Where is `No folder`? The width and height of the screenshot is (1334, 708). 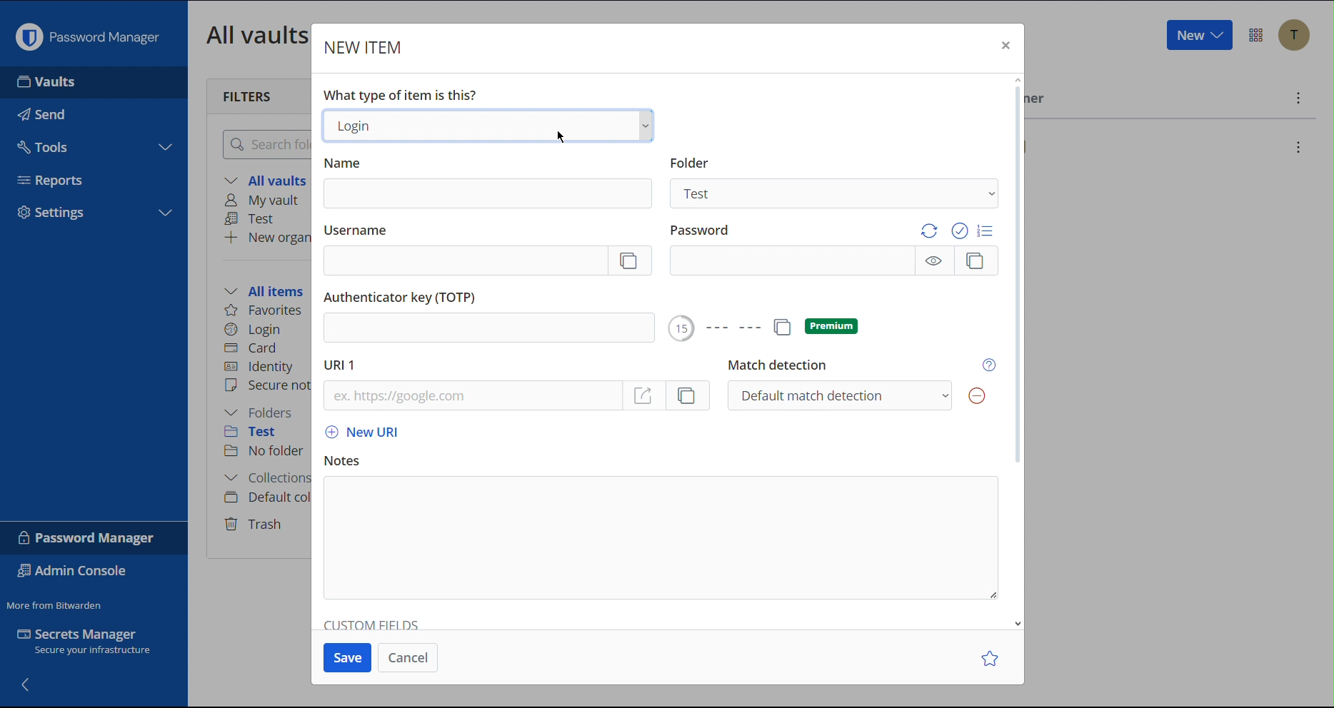
No folder is located at coordinates (266, 452).